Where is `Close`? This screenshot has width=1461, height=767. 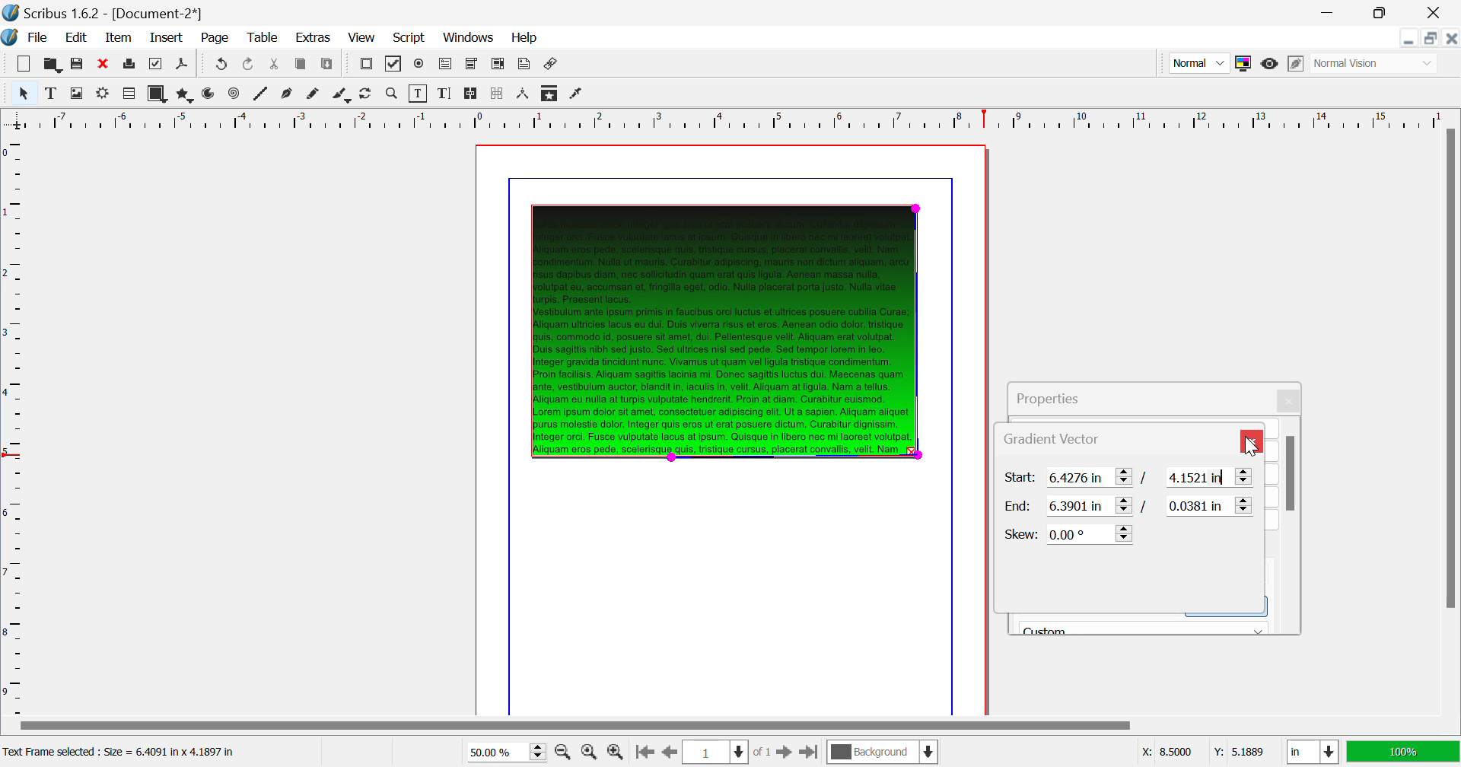 Close is located at coordinates (1254, 441).